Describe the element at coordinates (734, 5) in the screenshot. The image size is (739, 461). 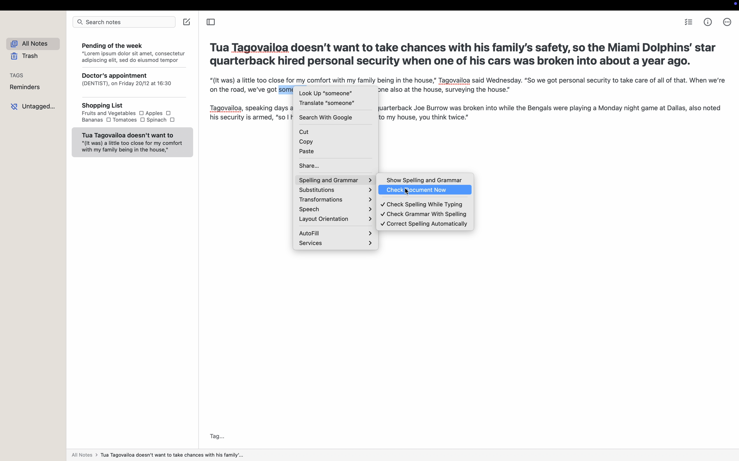
I see `screen controls` at that location.